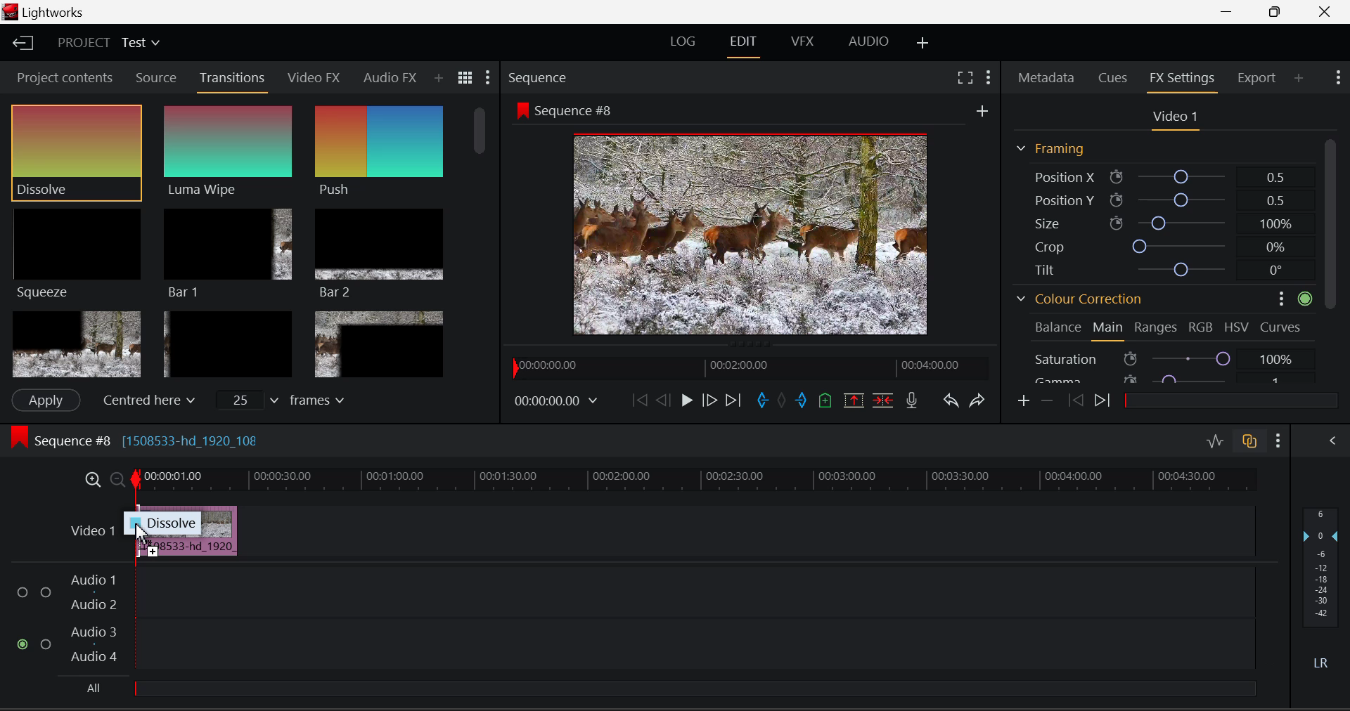 The width and height of the screenshot is (1350, 711). What do you see at coordinates (744, 45) in the screenshot?
I see `EDIT Layout Open` at bounding box center [744, 45].